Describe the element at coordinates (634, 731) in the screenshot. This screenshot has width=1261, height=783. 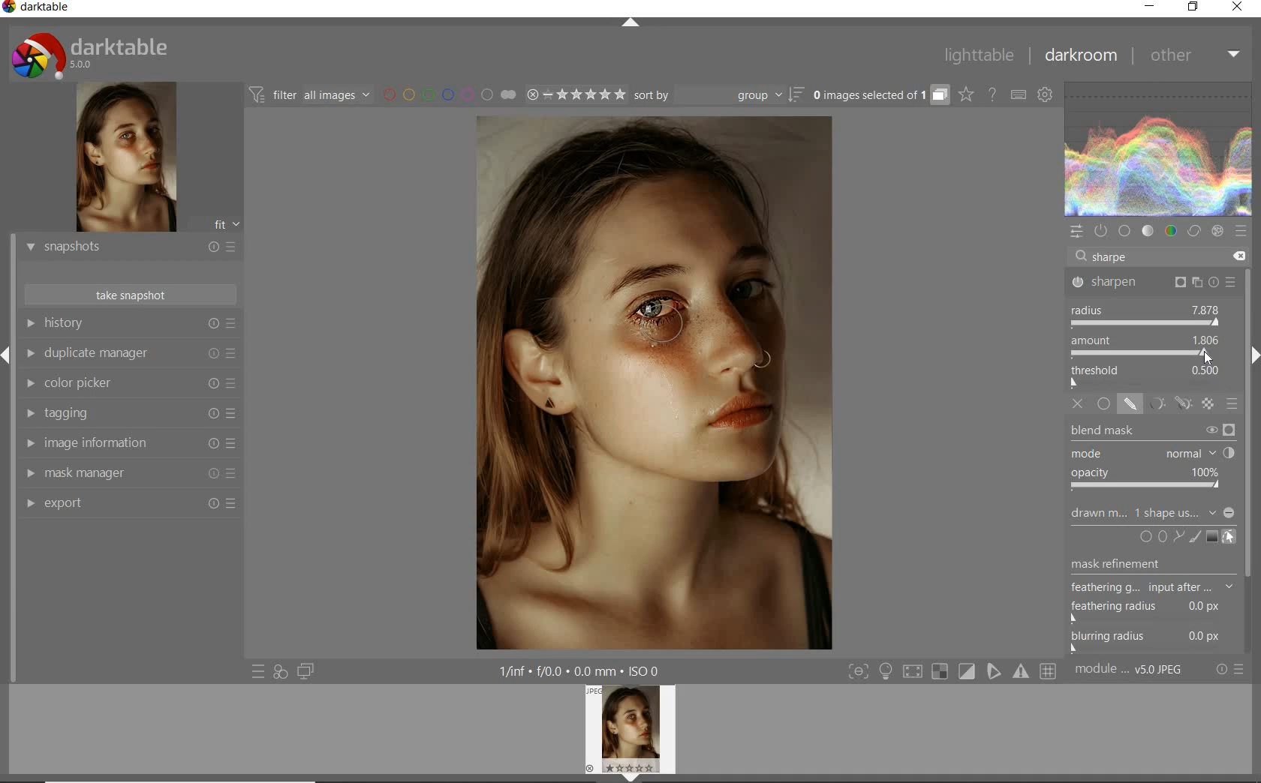
I see `IMAGE` at that location.